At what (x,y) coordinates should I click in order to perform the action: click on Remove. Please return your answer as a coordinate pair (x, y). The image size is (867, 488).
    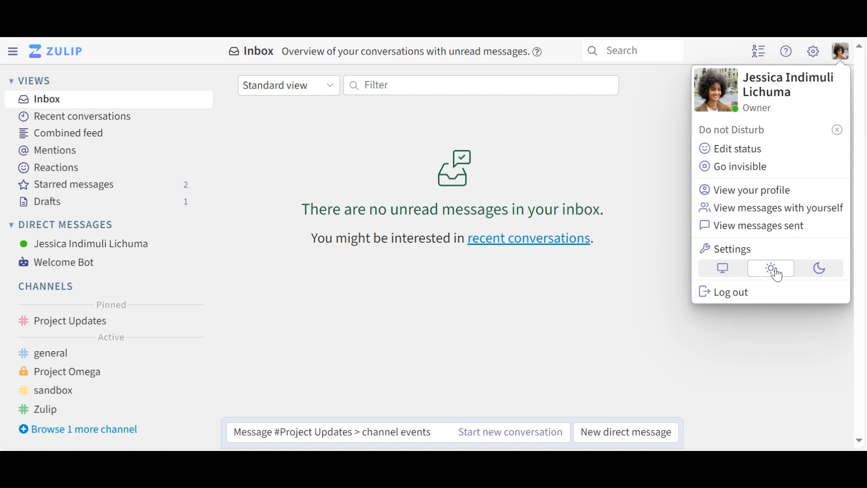
    Looking at the image, I should click on (837, 129).